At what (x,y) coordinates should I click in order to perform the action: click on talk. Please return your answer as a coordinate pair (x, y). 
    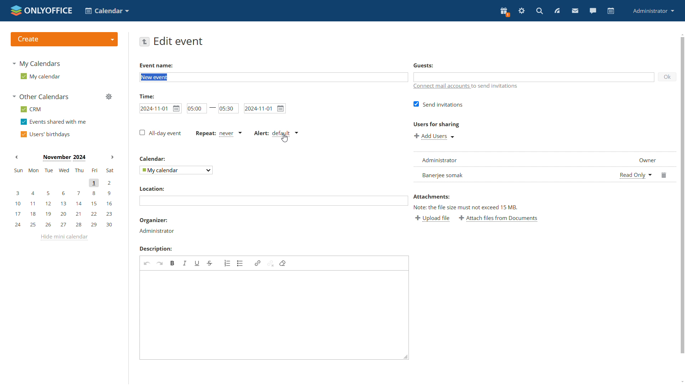
    Looking at the image, I should click on (593, 11).